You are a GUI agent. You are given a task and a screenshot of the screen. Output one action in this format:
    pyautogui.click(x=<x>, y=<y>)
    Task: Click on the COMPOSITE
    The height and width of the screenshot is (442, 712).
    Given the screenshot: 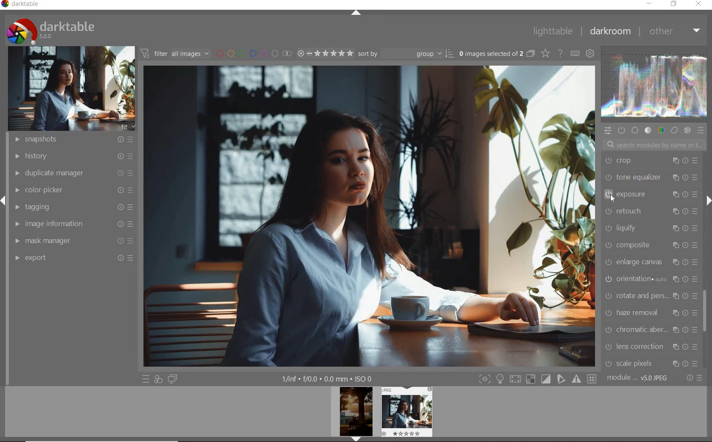 What is the action you would take?
    pyautogui.click(x=654, y=246)
    